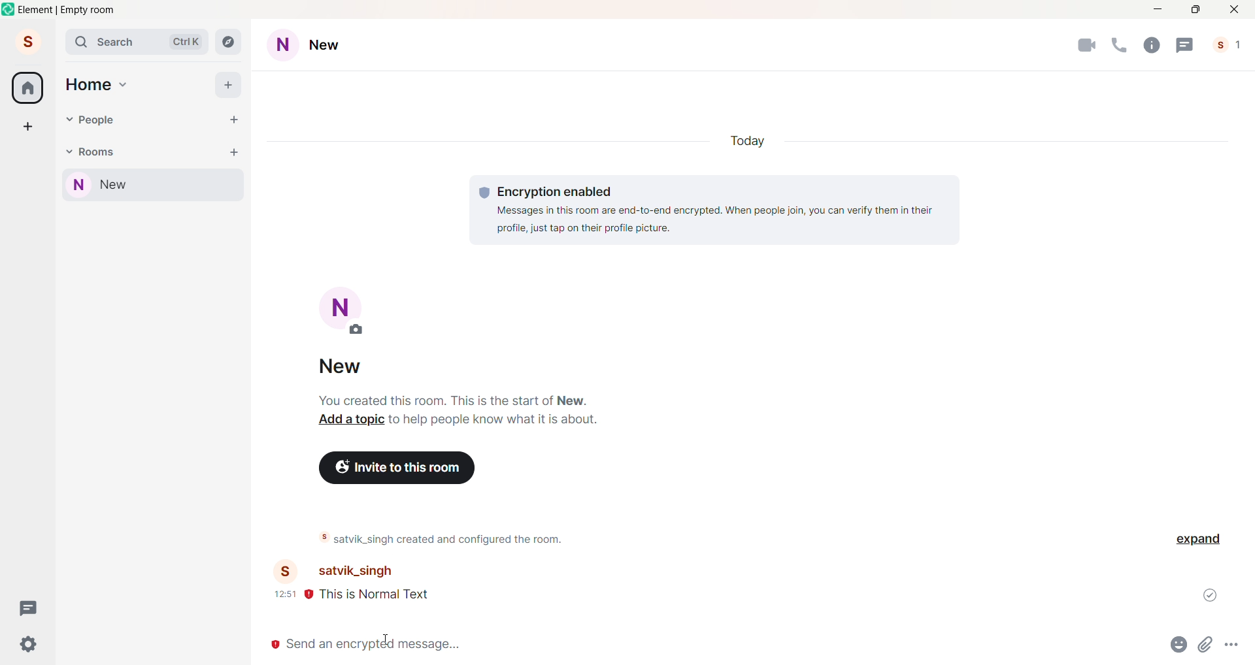  I want to click on Emojis, so click(1177, 646).